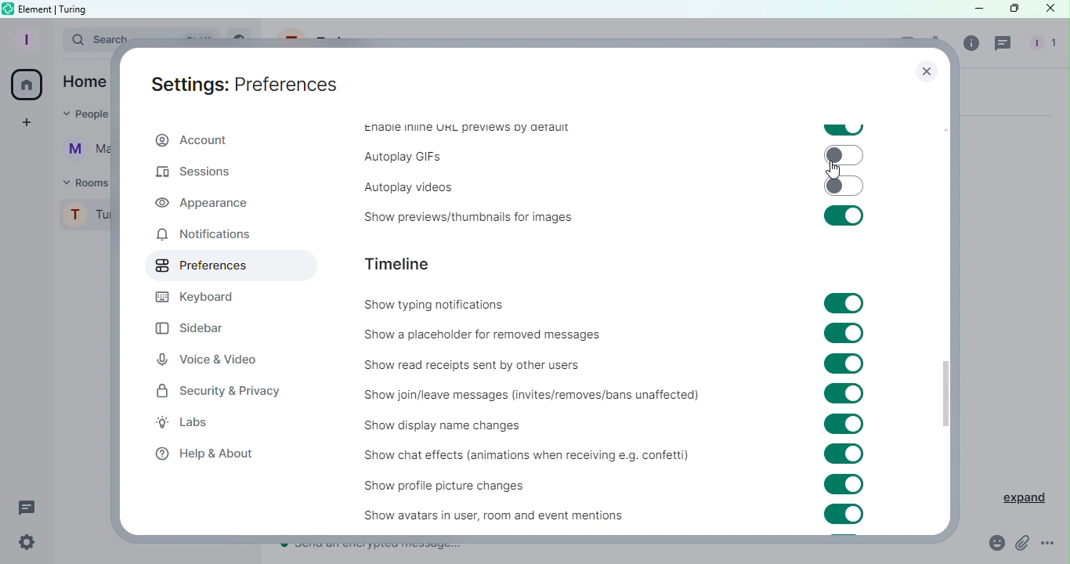 Image resolution: width=1070 pixels, height=564 pixels. I want to click on Close, so click(924, 74).